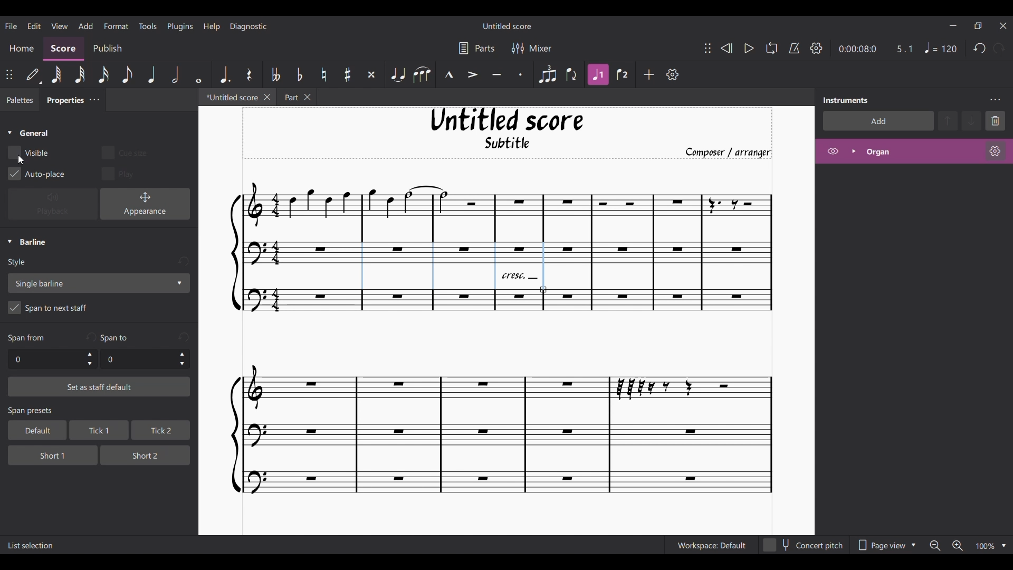  I want to click on File menu, so click(11, 25).